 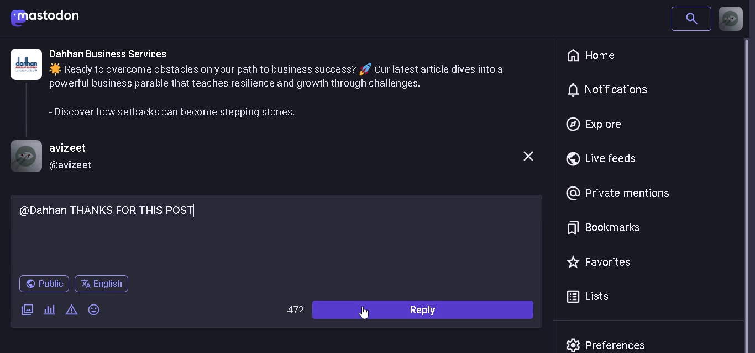 What do you see at coordinates (75, 149) in the screenshot?
I see `username` at bounding box center [75, 149].